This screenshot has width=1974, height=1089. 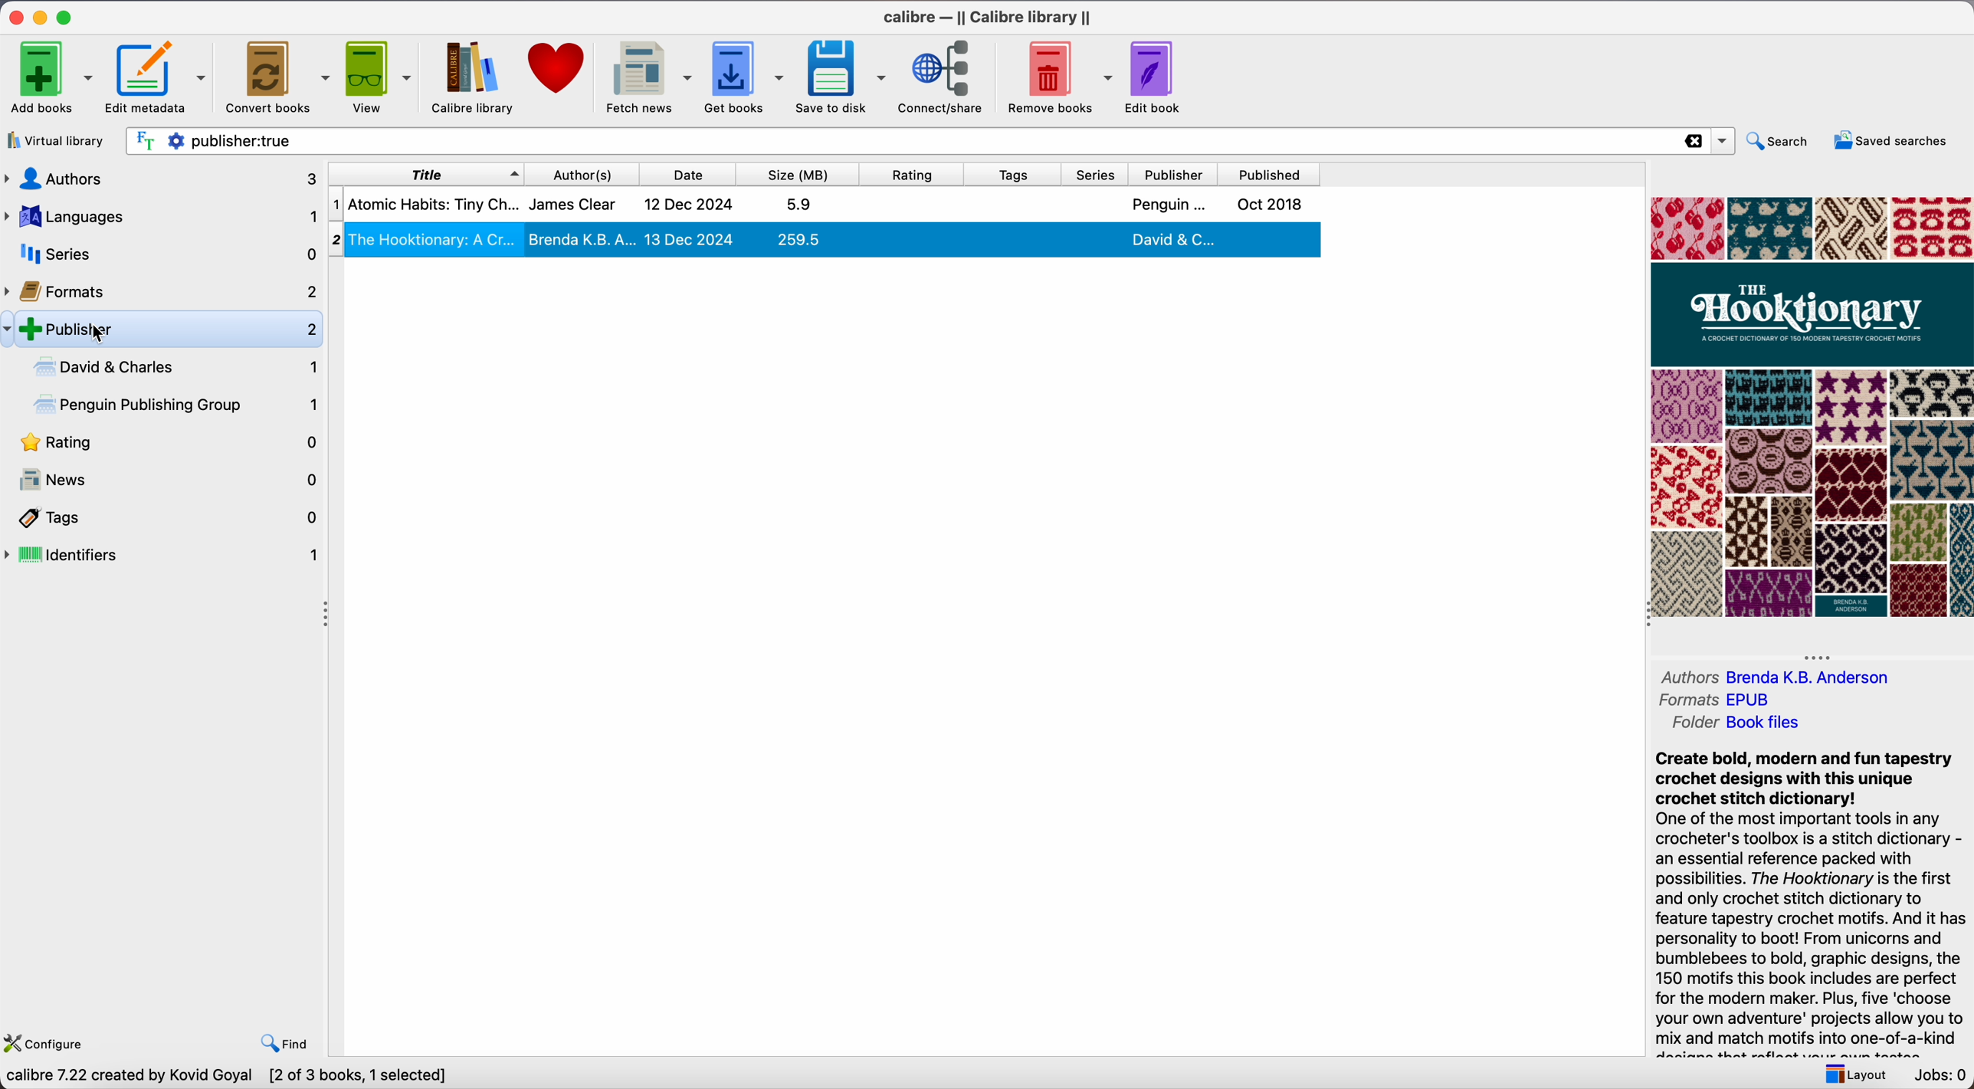 I want to click on synopsis, so click(x=1810, y=892).